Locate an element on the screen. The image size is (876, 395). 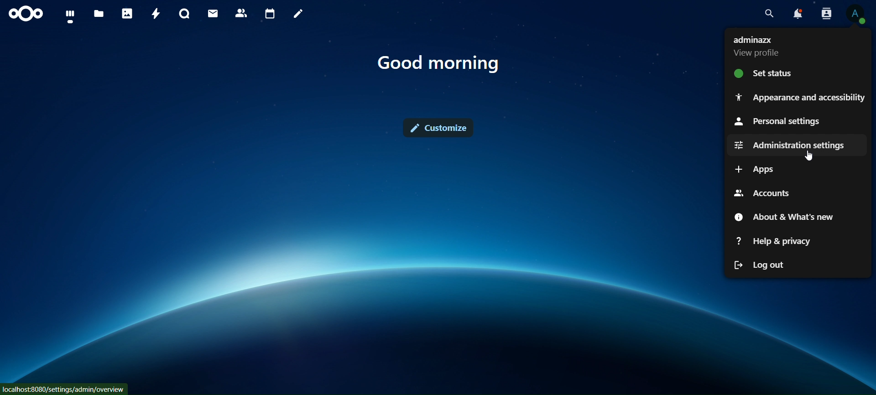
activity is located at coordinates (157, 14).